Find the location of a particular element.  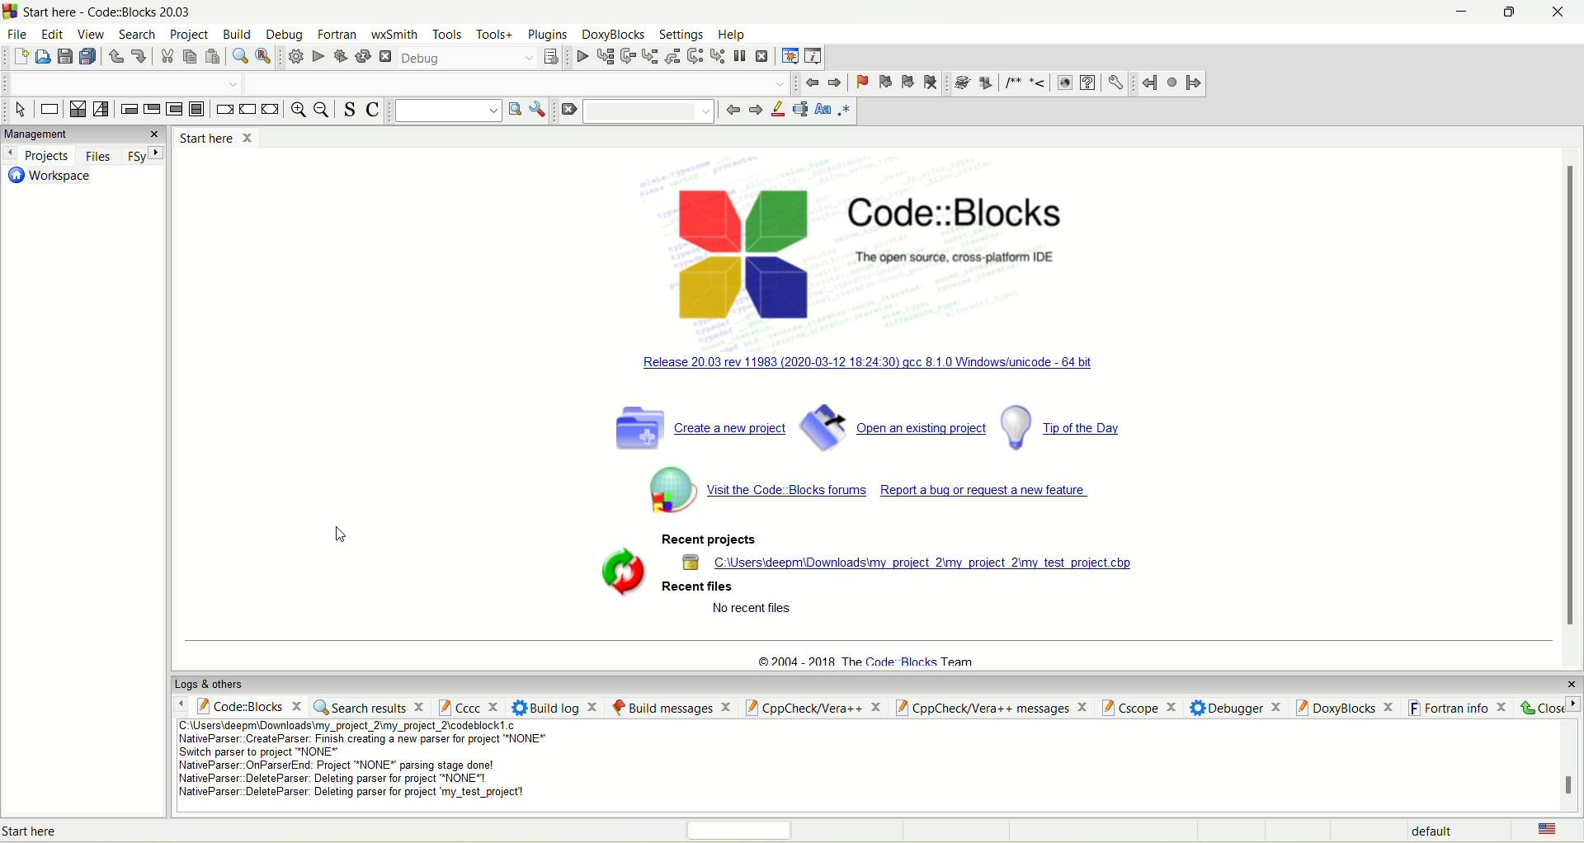

blank space is located at coordinates (521, 82).